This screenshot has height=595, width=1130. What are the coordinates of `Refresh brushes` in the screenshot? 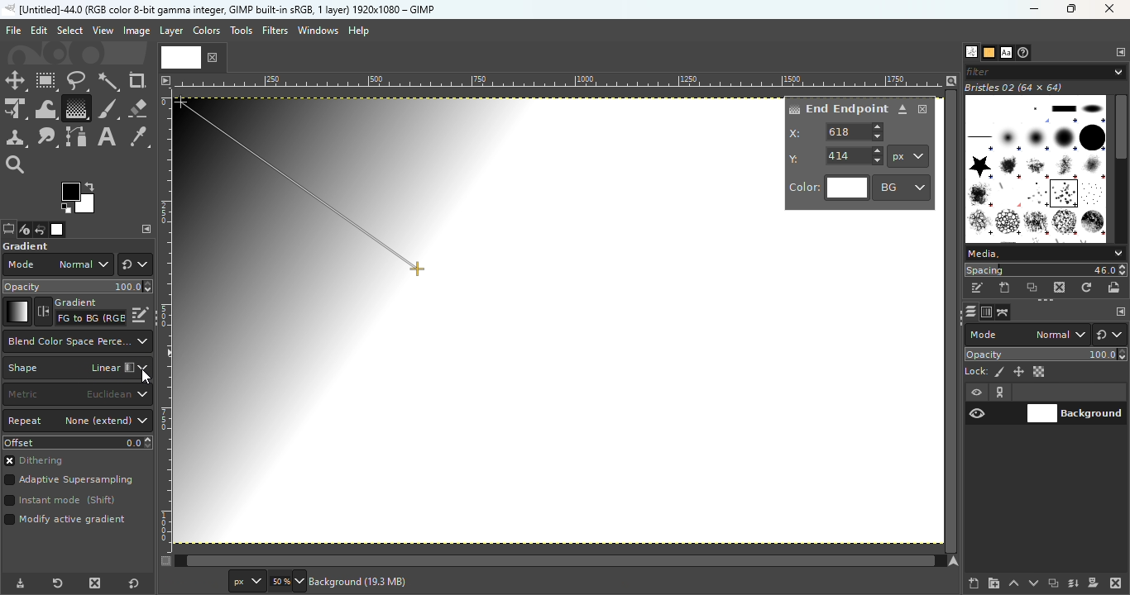 It's located at (1087, 288).